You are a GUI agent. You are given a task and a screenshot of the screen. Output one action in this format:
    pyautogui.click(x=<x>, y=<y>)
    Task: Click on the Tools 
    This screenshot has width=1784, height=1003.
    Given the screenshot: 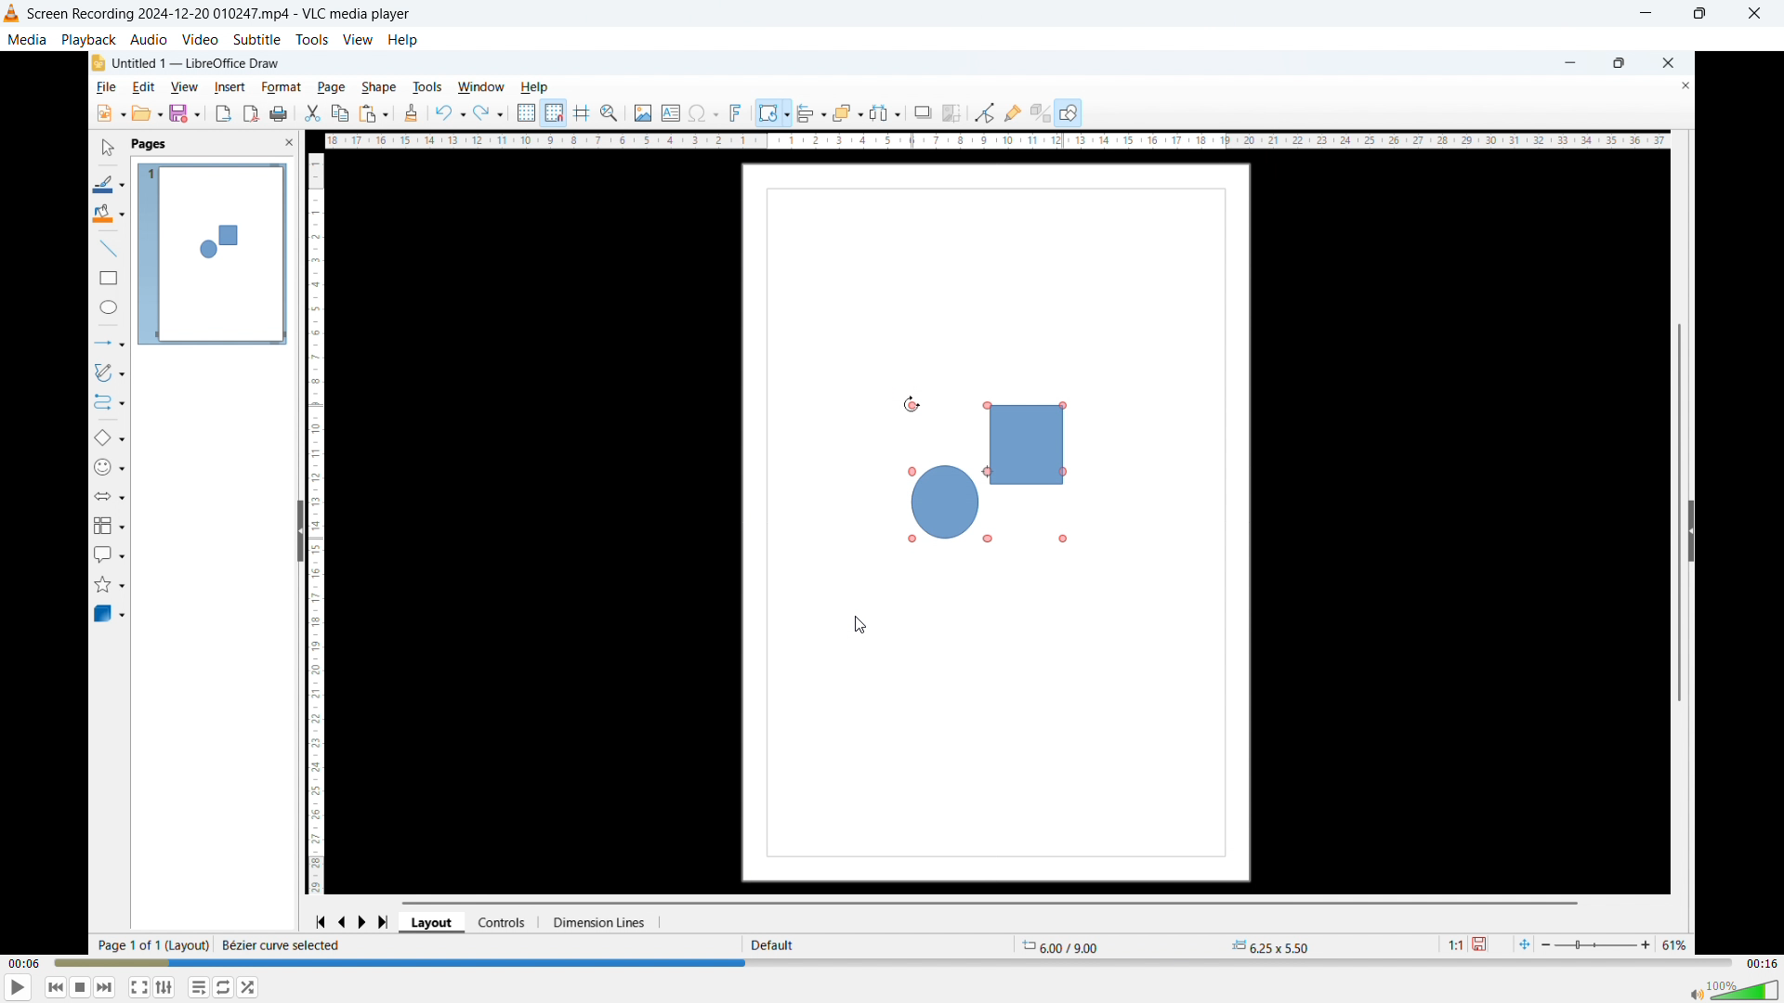 What is the action you would take?
    pyautogui.click(x=312, y=39)
    